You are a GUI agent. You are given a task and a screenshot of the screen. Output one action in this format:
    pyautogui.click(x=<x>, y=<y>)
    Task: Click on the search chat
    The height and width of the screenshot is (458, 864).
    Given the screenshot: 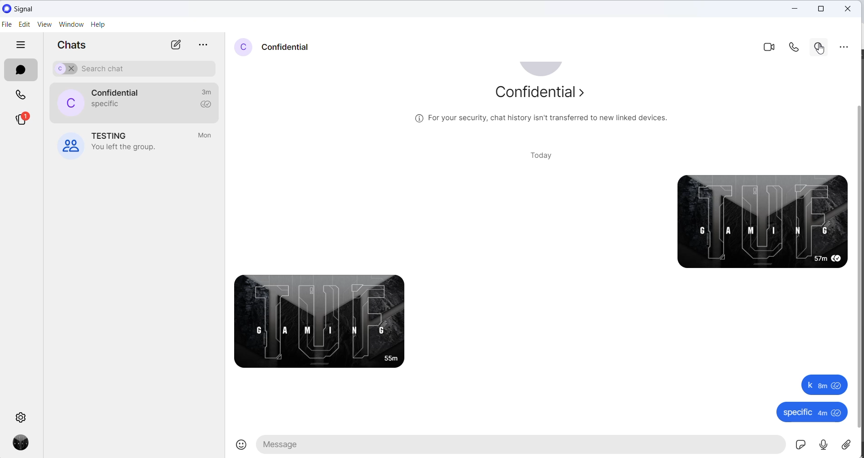 What is the action you would take?
    pyautogui.click(x=145, y=70)
    